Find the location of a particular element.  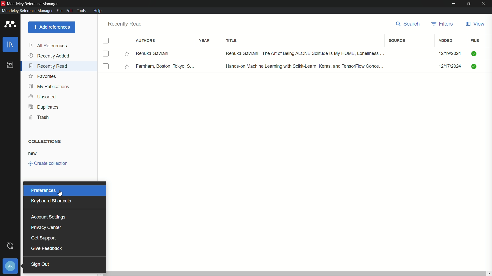

book is located at coordinates (10, 65).